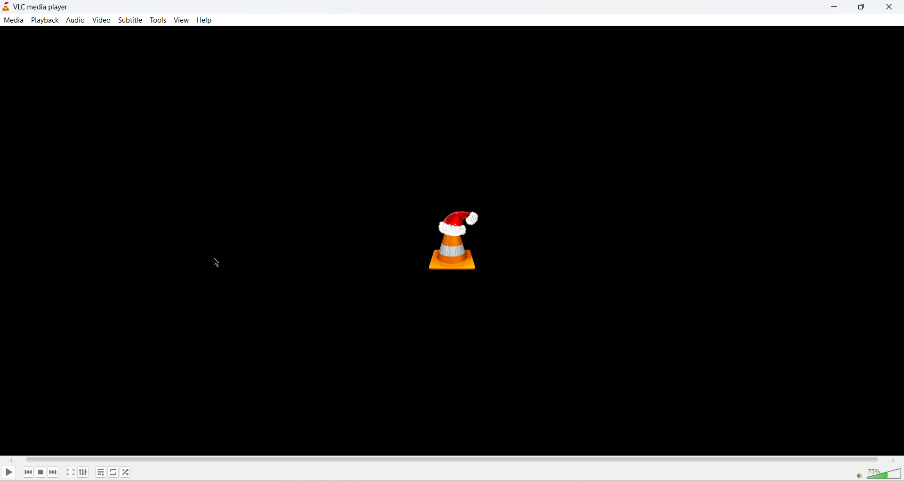 This screenshot has width=904, height=481. What do you see at coordinates (101, 20) in the screenshot?
I see `video` at bounding box center [101, 20].